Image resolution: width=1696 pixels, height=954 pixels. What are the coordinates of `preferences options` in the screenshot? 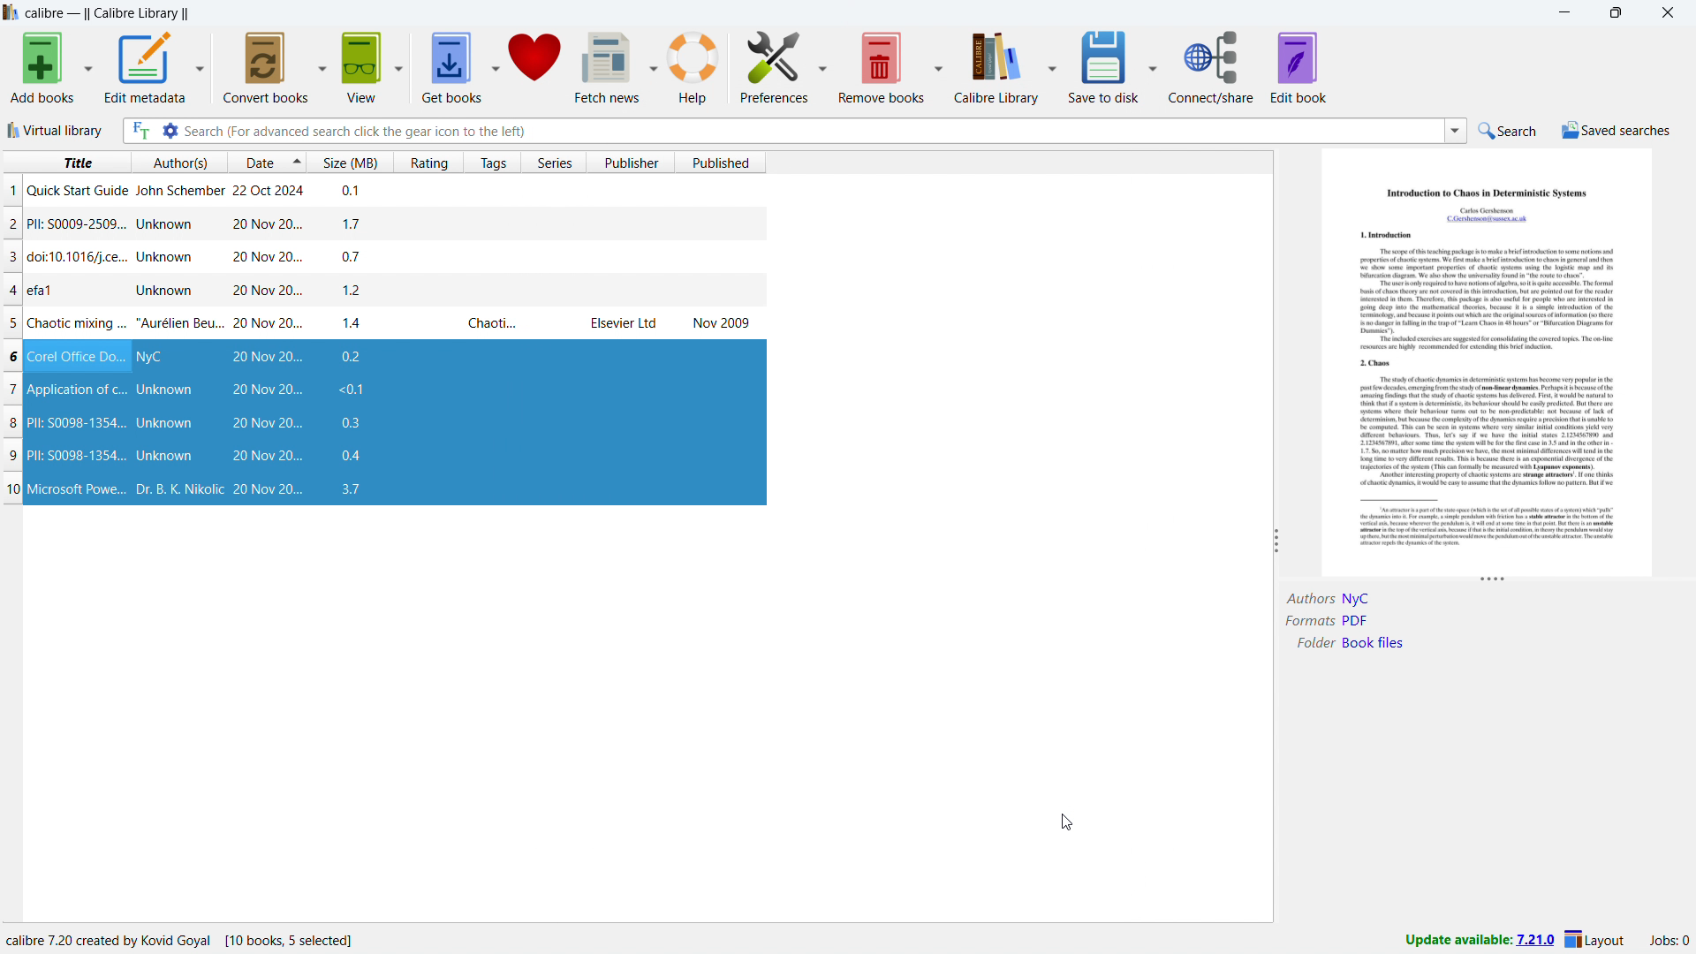 It's located at (822, 68).